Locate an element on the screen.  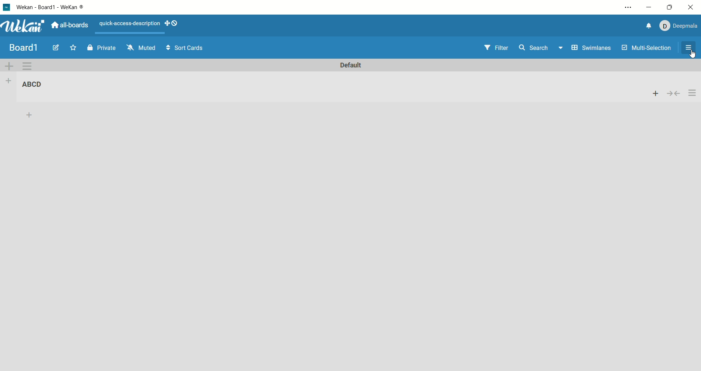
list title is located at coordinates (37, 85).